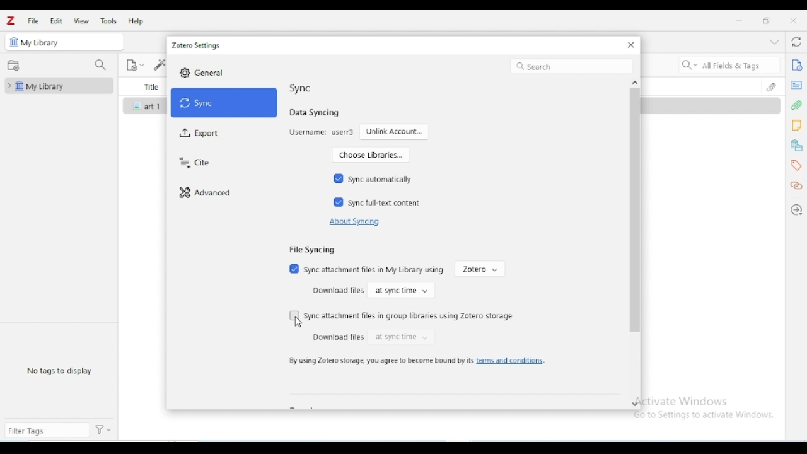 The image size is (807, 454). Describe the element at coordinates (158, 64) in the screenshot. I see `add item(s) by identifier` at that location.